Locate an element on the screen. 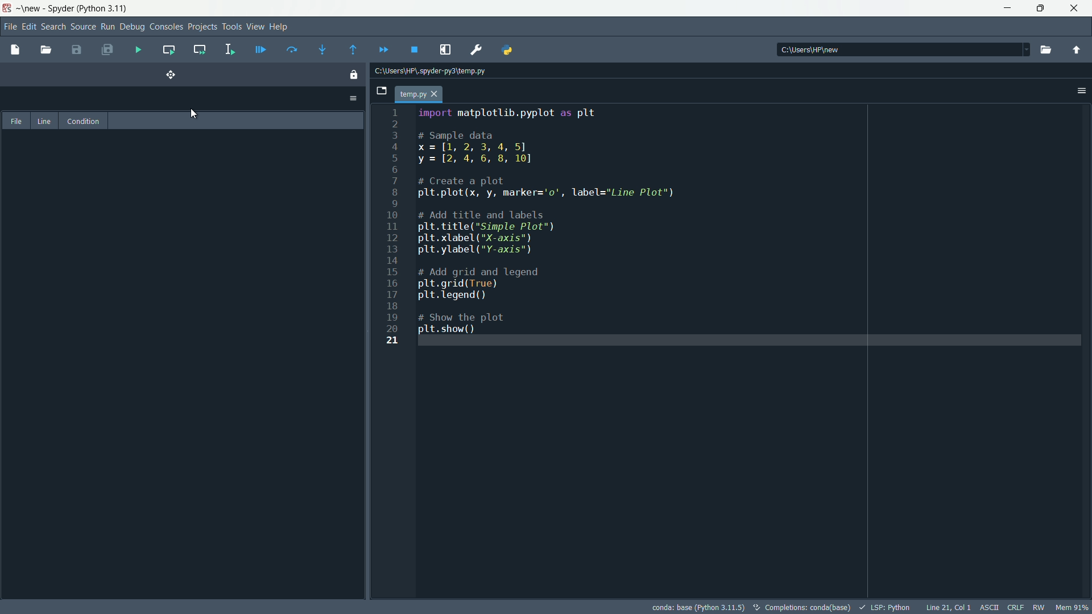  close app is located at coordinates (1041, 9).